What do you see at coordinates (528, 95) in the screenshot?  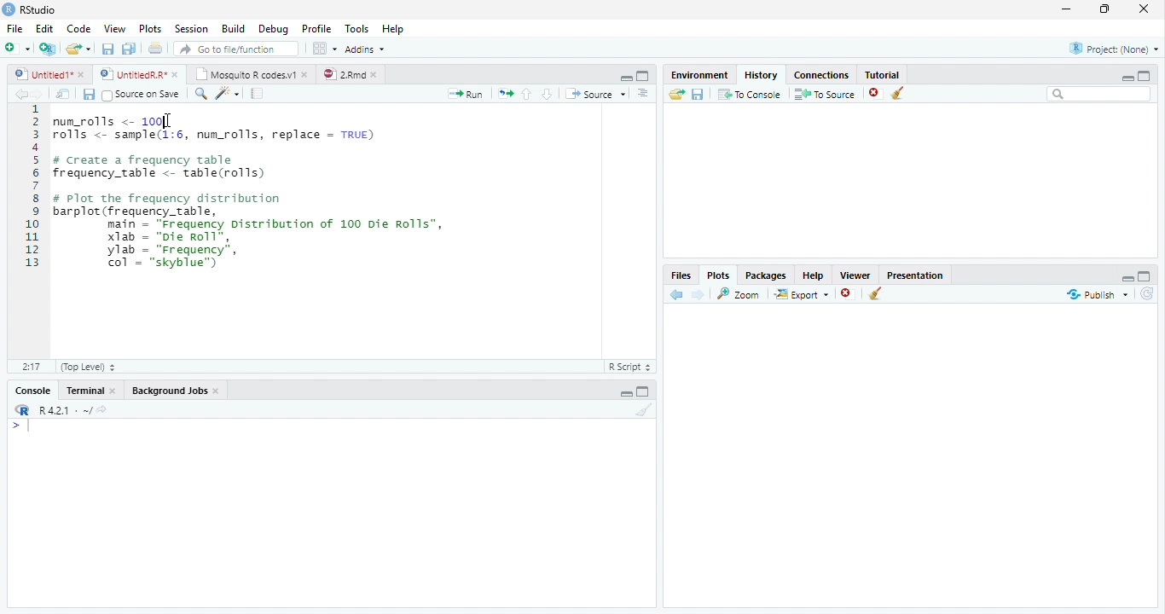 I see `Go to previous section of code` at bounding box center [528, 95].